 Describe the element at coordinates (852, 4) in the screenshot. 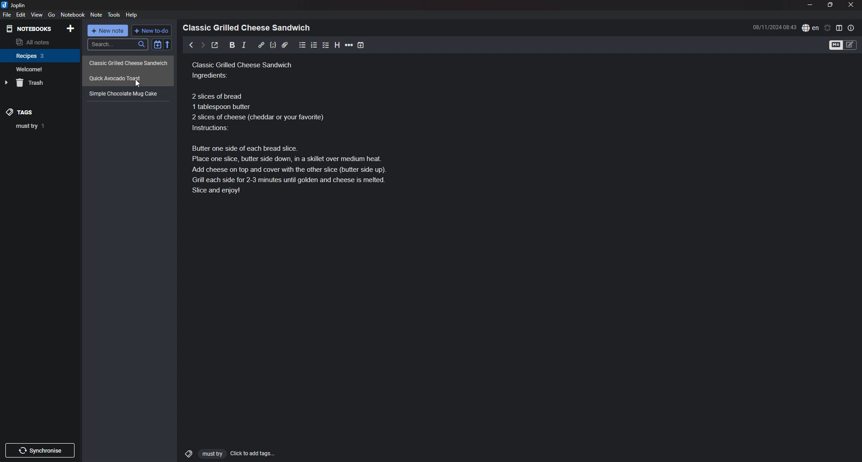

I see `close` at that location.